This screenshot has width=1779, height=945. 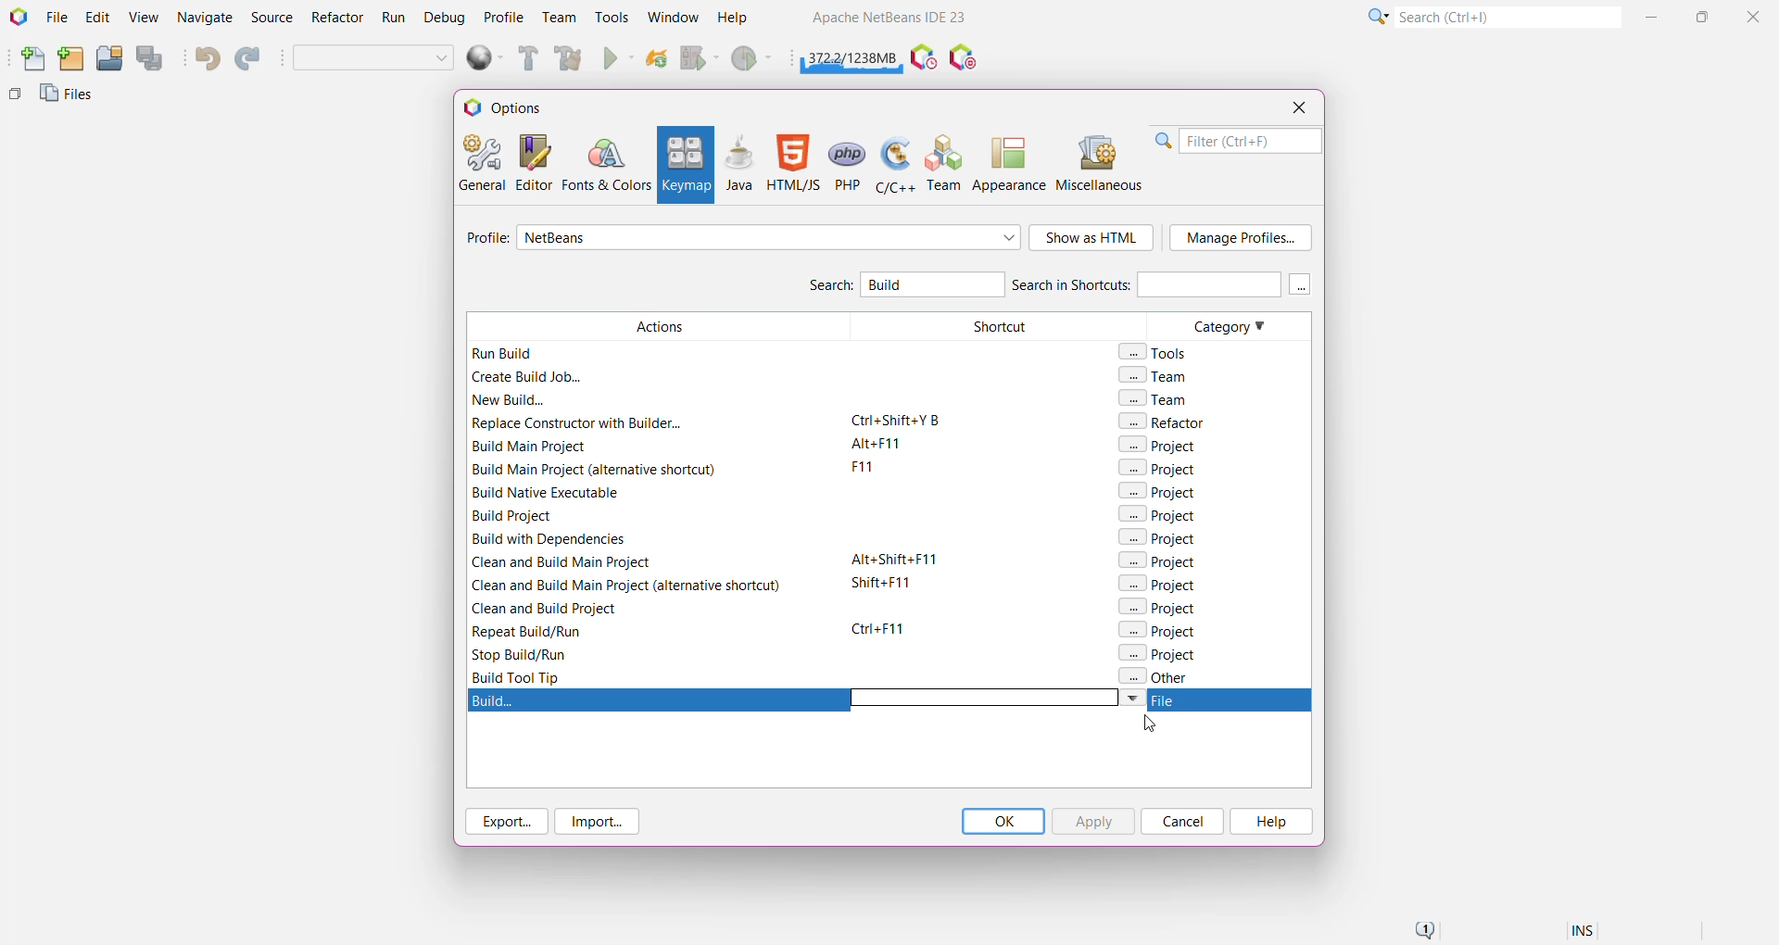 What do you see at coordinates (1212, 498) in the screenshot?
I see `Category` at bounding box center [1212, 498].